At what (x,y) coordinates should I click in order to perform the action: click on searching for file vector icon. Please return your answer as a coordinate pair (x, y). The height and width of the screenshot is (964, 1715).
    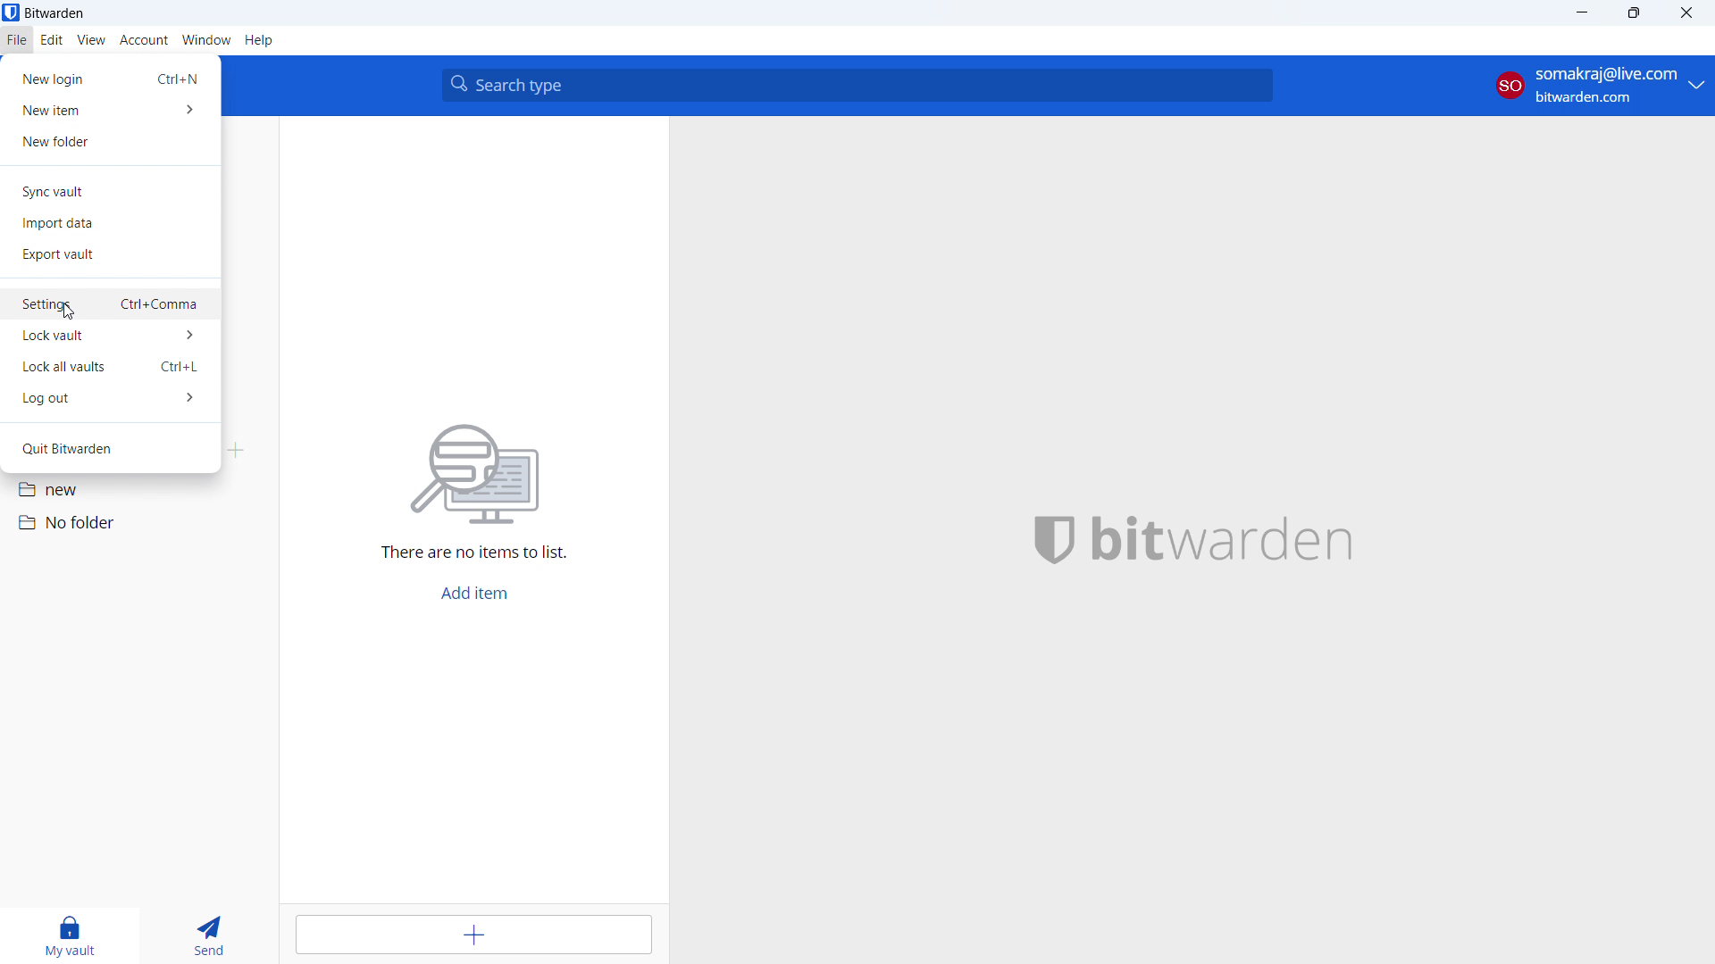
    Looking at the image, I should click on (476, 476).